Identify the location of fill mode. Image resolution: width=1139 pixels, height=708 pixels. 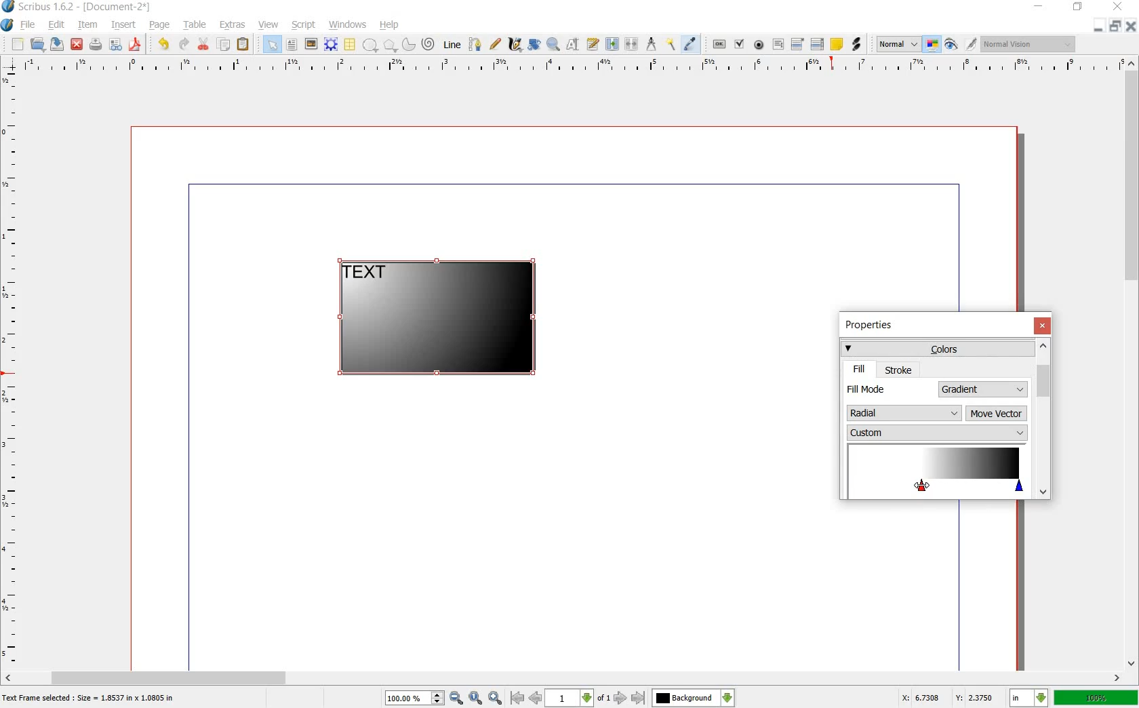
(890, 389).